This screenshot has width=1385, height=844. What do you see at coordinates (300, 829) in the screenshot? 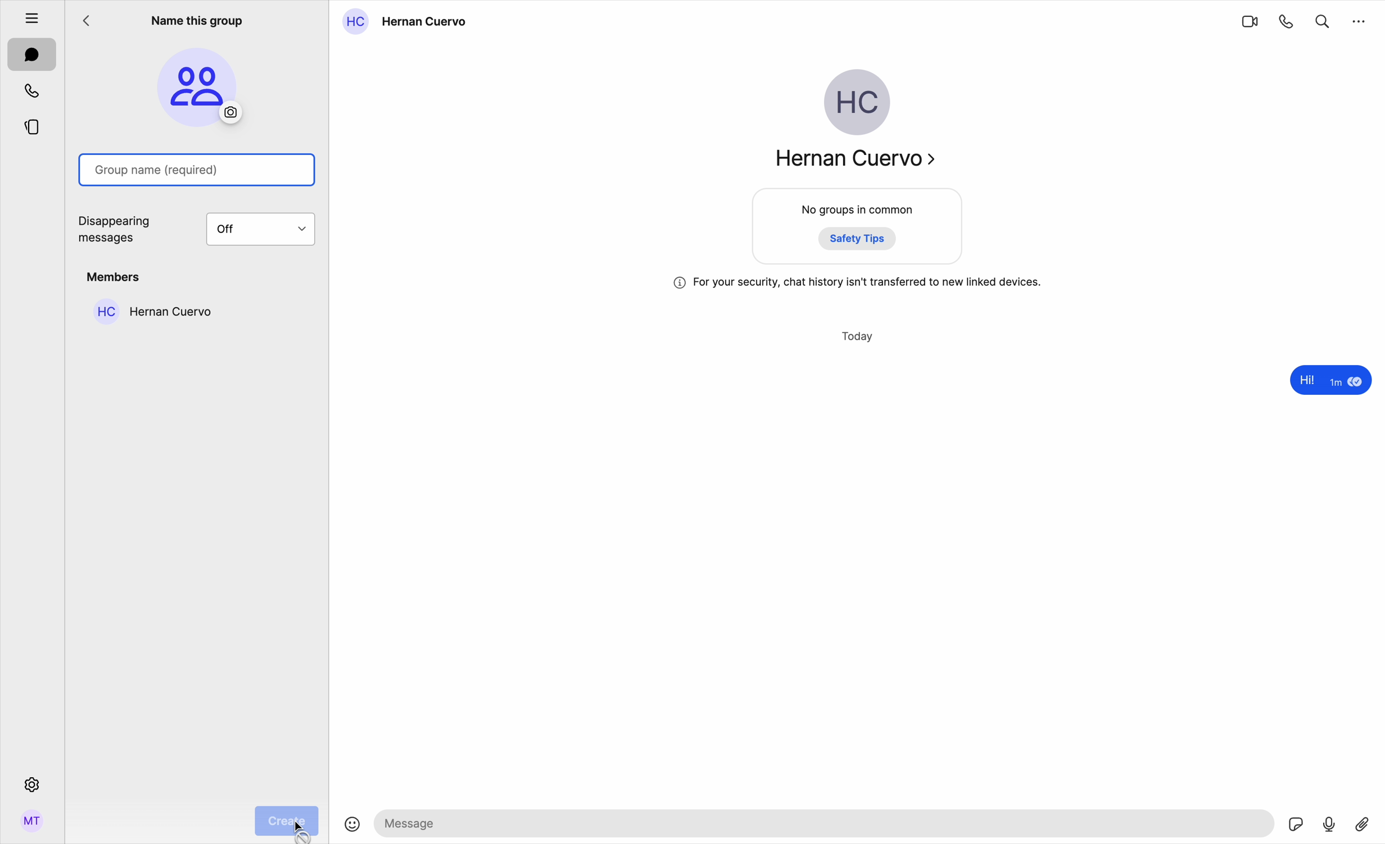
I see `cursor ` at bounding box center [300, 829].